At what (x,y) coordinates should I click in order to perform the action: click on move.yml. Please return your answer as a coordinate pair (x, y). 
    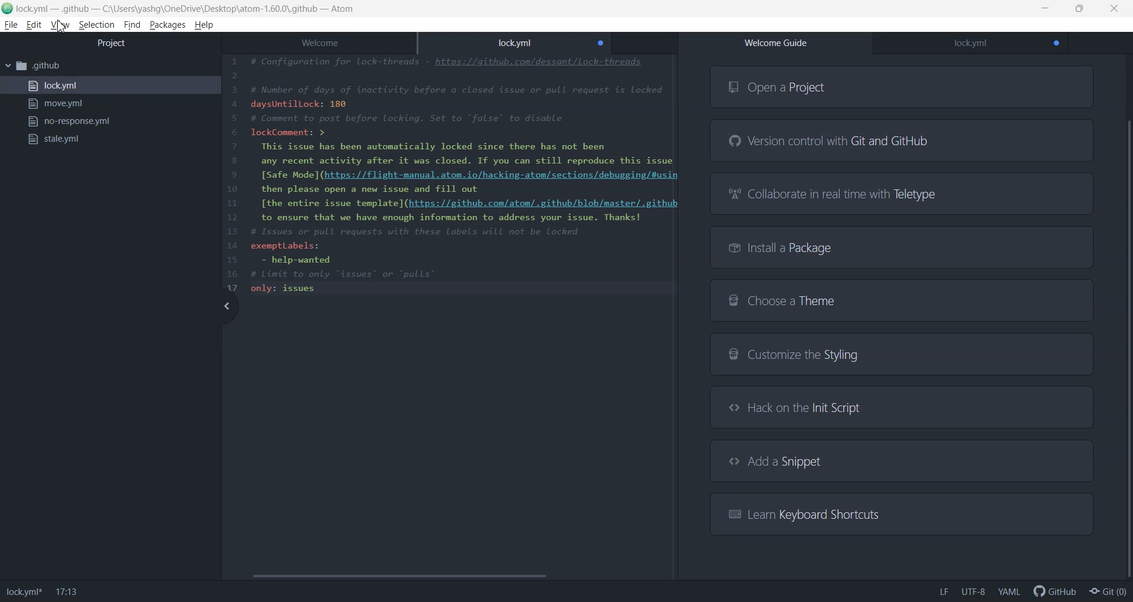
    Looking at the image, I should click on (110, 104).